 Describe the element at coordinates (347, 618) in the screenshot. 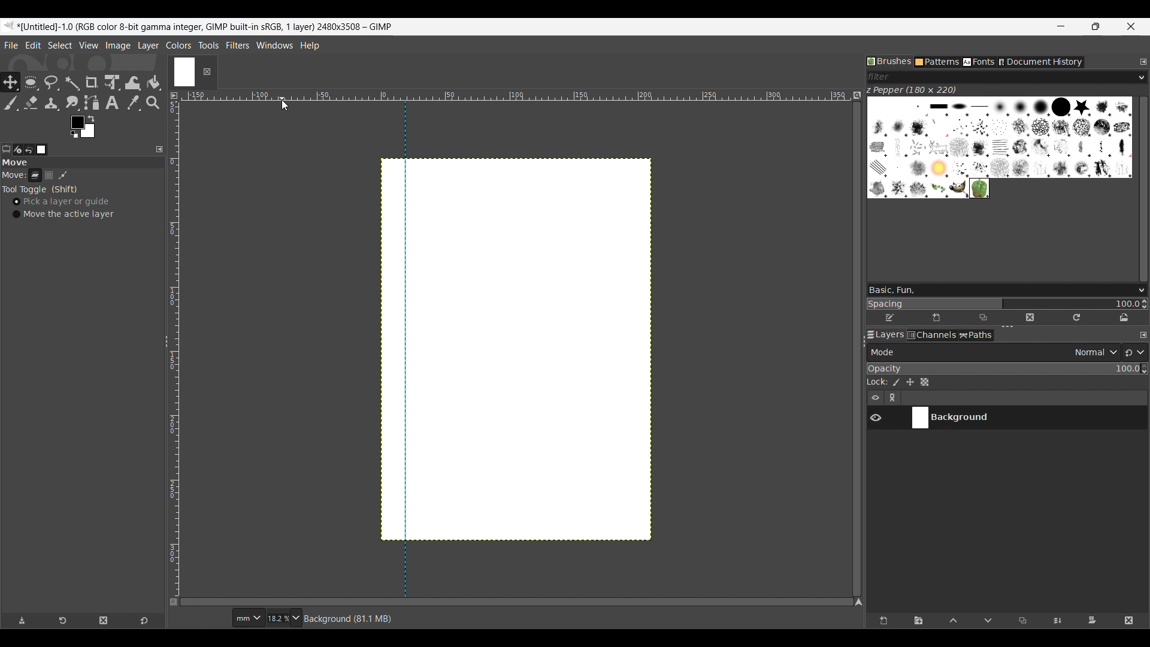

I see `Description of current selection` at that location.